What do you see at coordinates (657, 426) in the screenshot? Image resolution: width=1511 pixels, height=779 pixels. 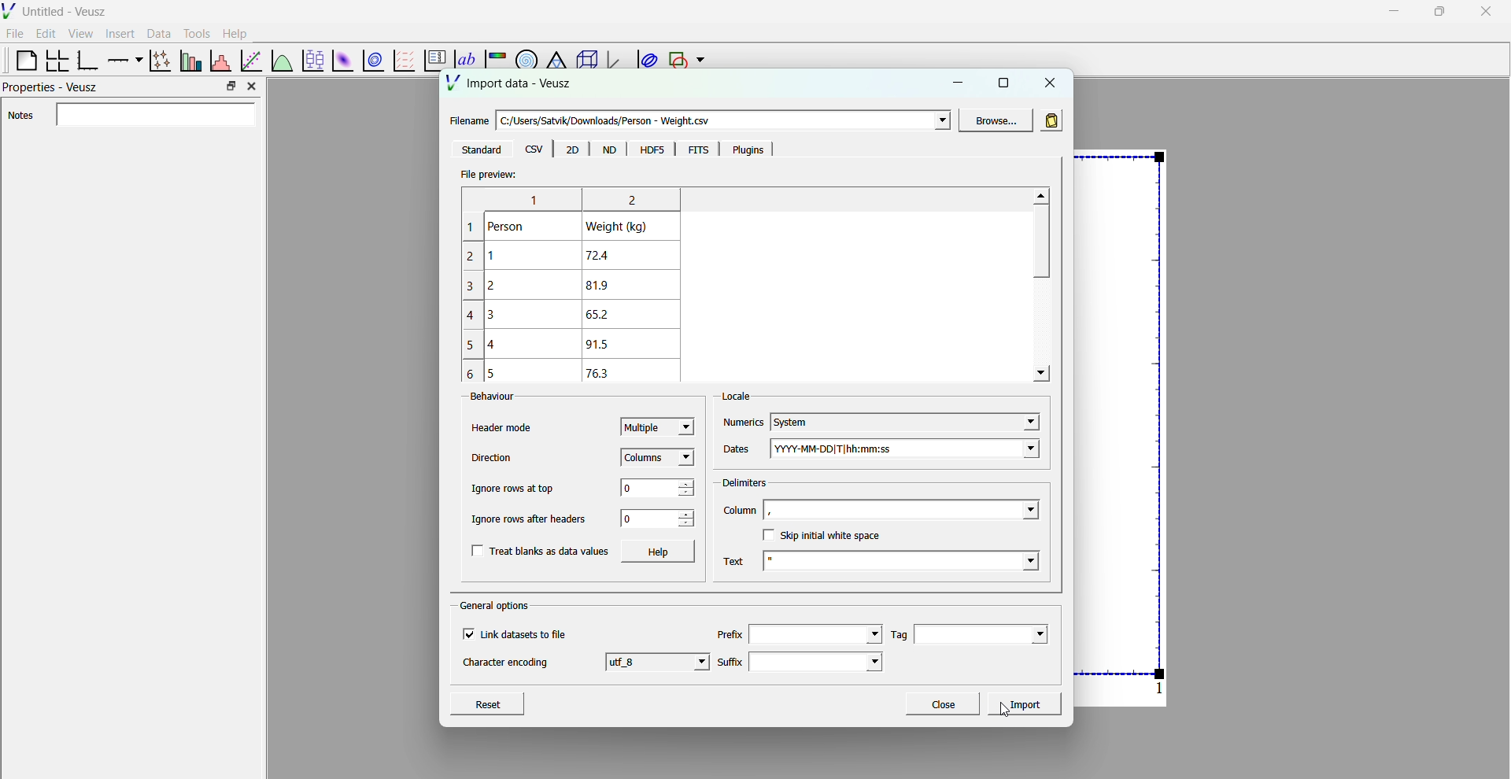 I see `Multiple - dropdown` at bounding box center [657, 426].